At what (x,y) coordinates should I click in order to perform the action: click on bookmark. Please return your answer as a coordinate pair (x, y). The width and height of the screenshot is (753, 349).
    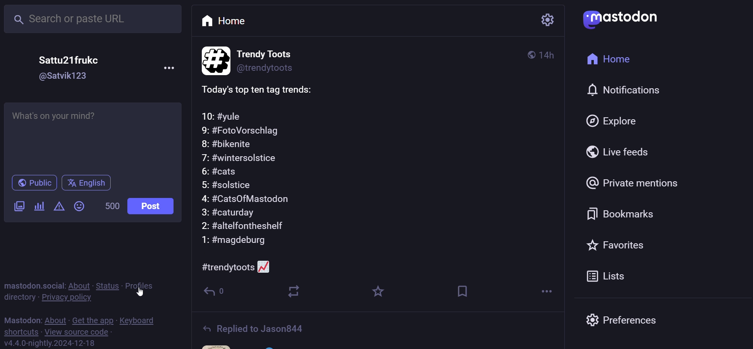
    Looking at the image, I should click on (620, 213).